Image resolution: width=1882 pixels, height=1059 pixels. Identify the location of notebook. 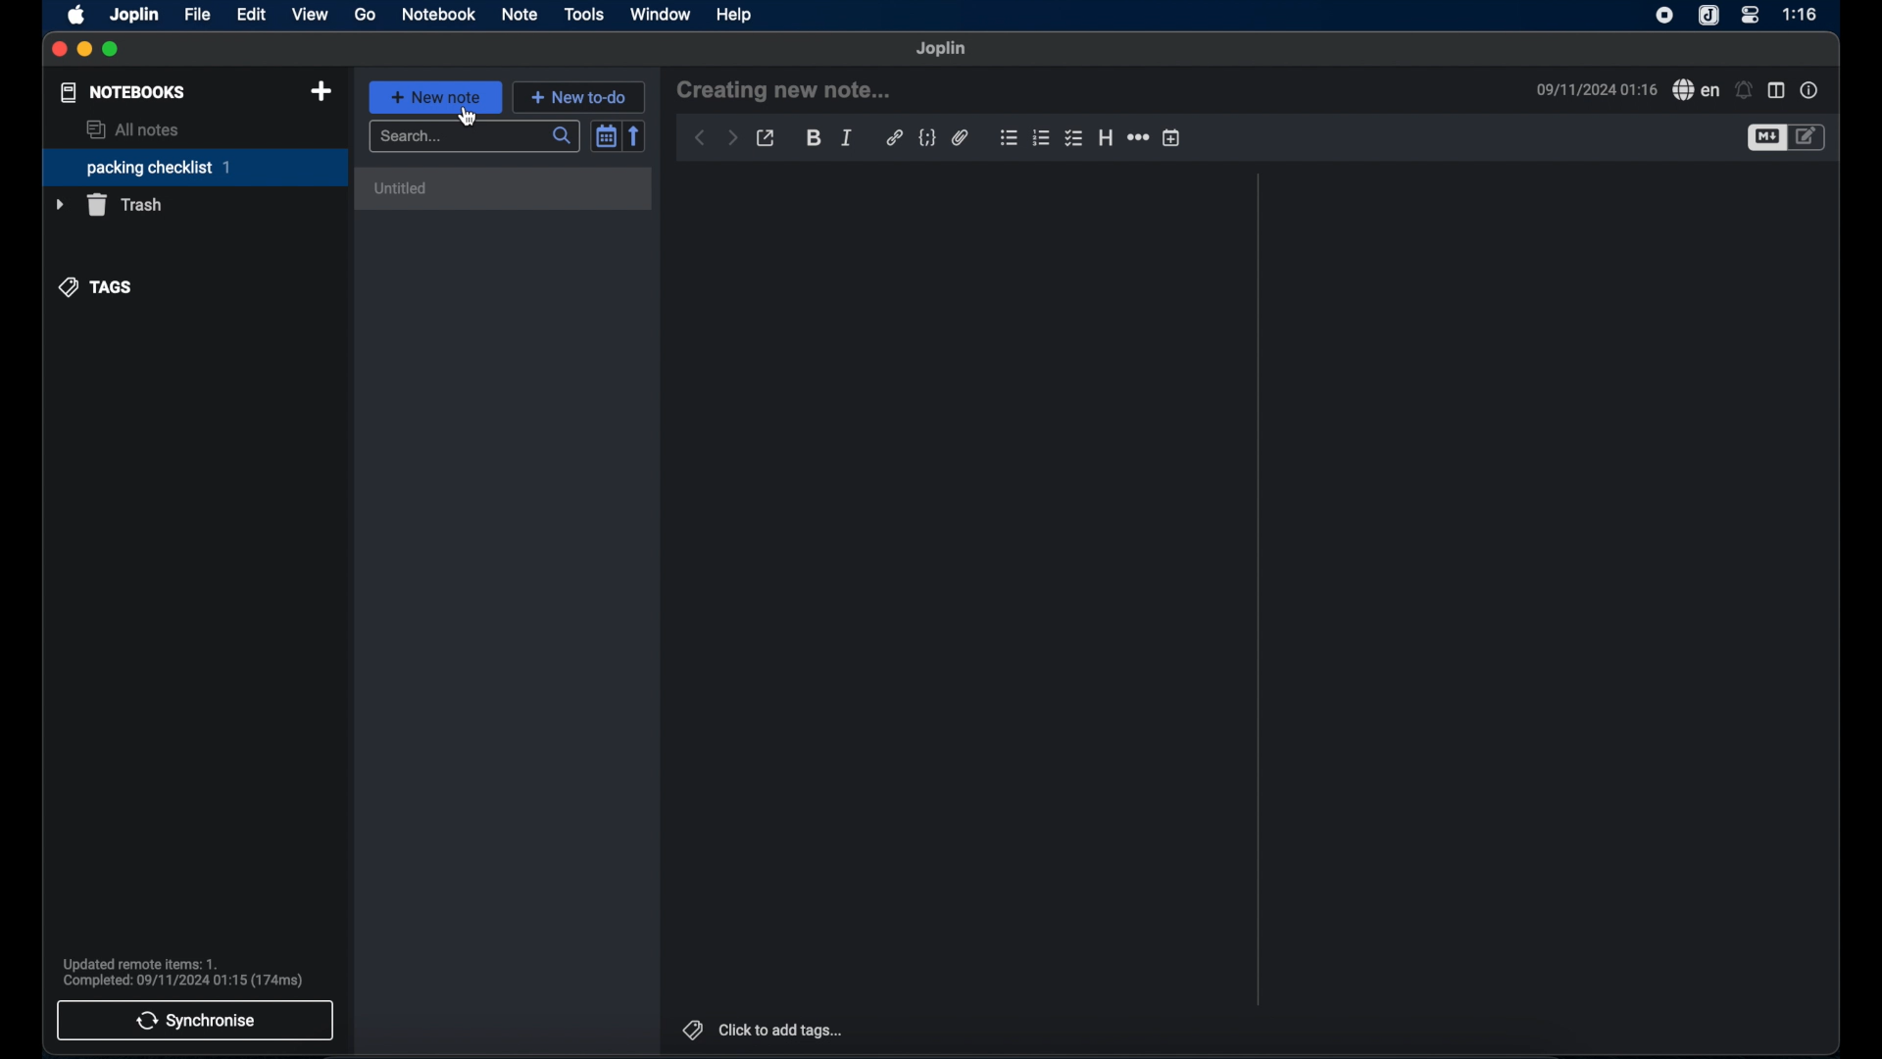
(438, 15).